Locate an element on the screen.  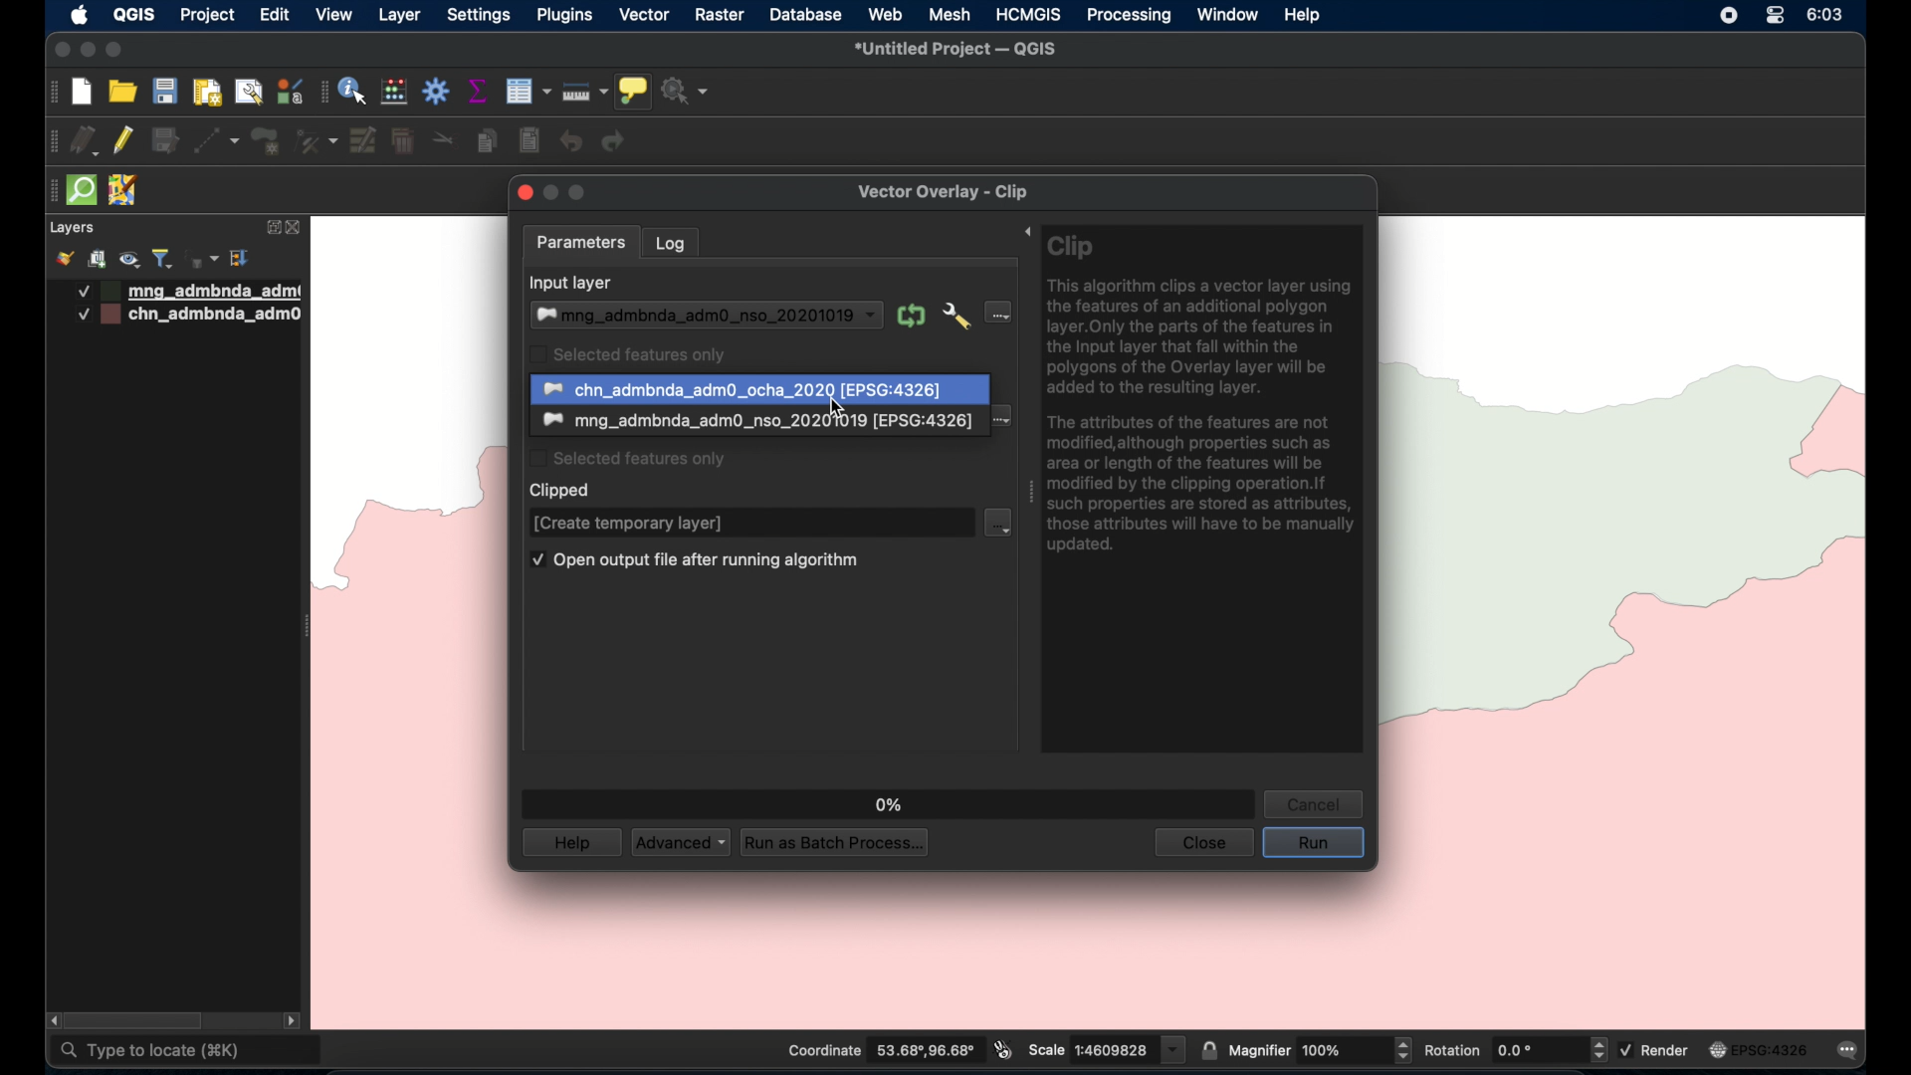
layer is located at coordinates (399, 17).